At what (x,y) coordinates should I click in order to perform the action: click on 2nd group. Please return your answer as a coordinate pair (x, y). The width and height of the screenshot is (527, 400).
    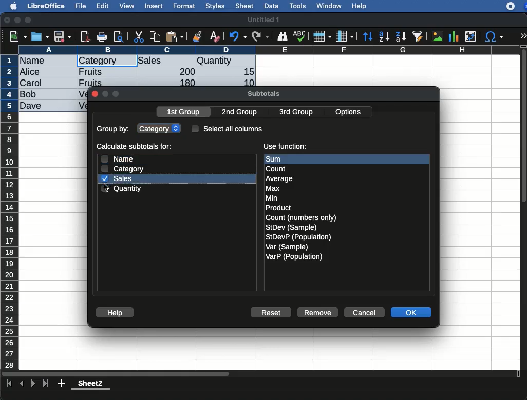
    Looking at the image, I should click on (242, 112).